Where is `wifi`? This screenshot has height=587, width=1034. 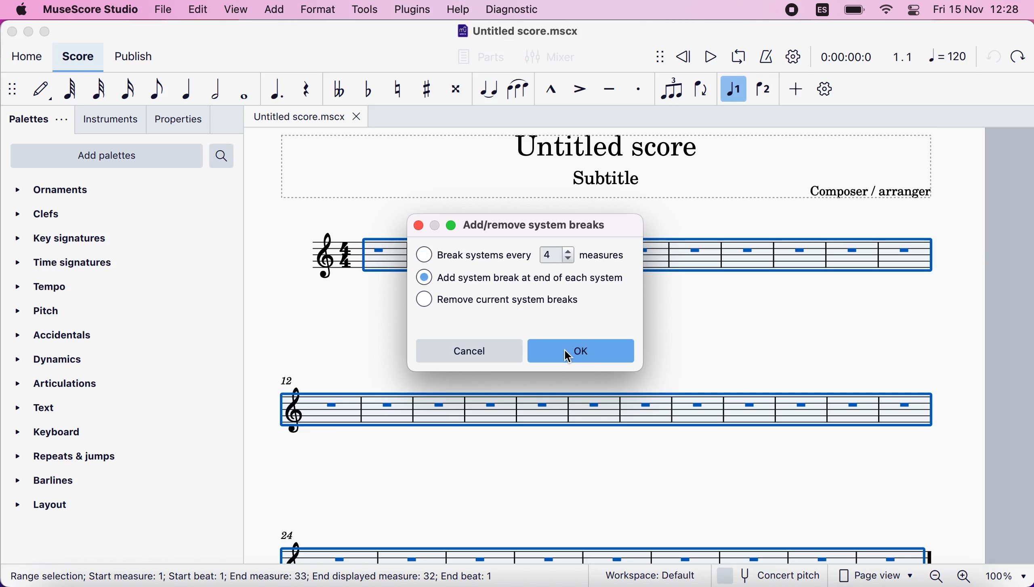
wifi is located at coordinates (885, 10).